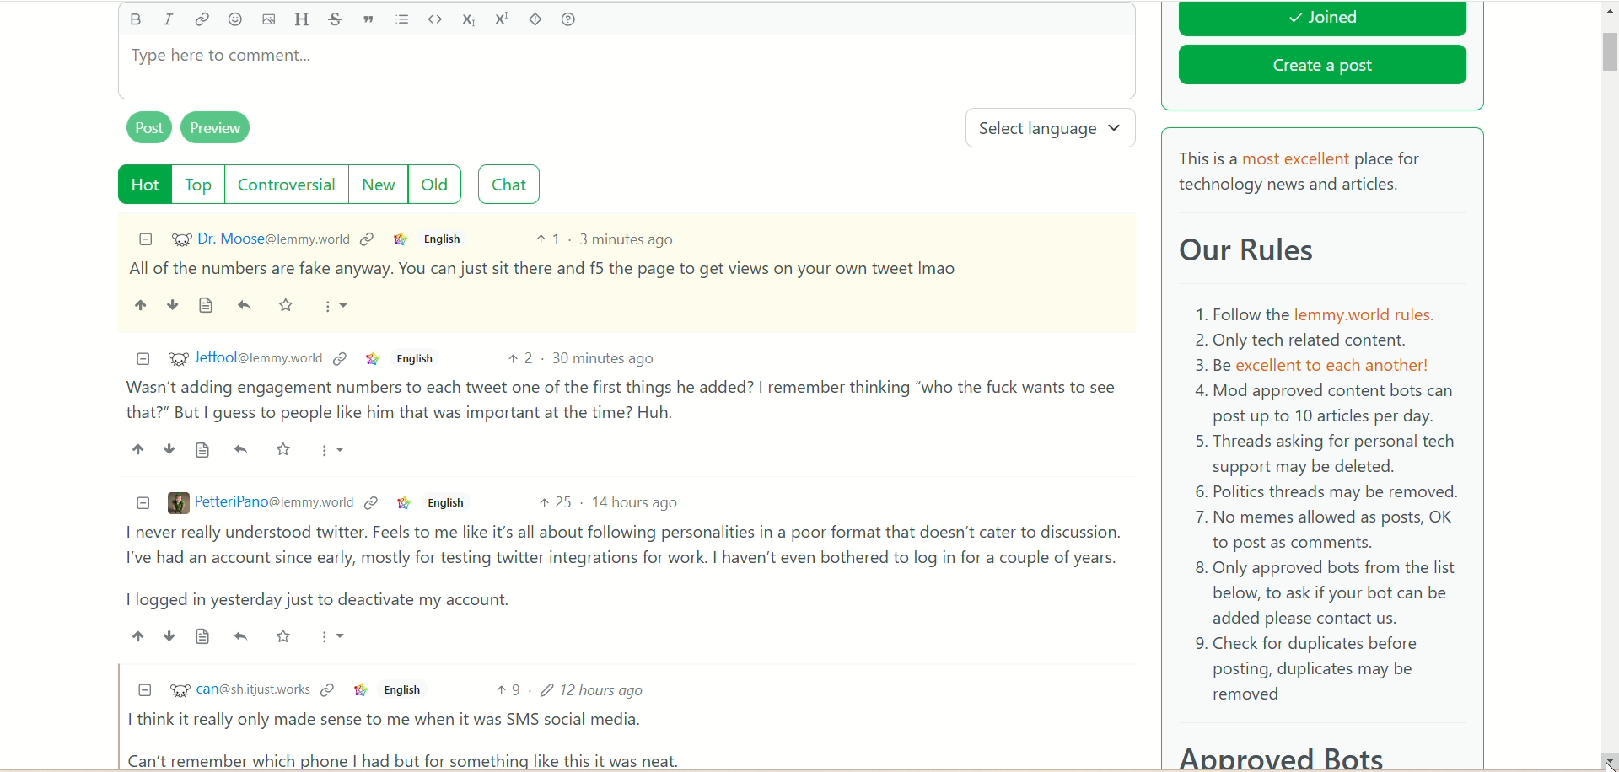  What do you see at coordinates (217, 128) in the screenshot?
I see `preview` at bounding box center [217, 128].